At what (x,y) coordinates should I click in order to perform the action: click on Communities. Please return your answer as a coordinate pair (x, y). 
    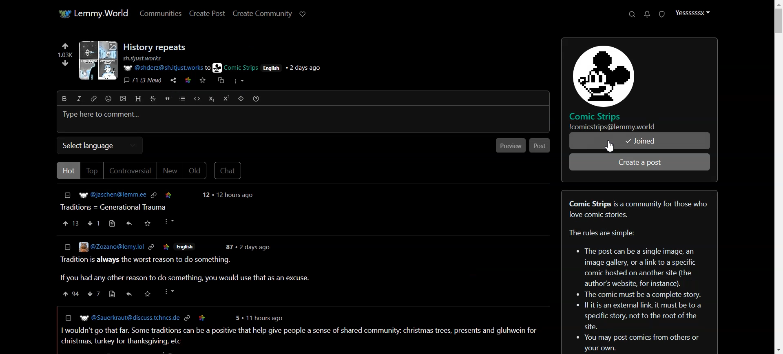
    Looking at the image, I should click on (160, 13).